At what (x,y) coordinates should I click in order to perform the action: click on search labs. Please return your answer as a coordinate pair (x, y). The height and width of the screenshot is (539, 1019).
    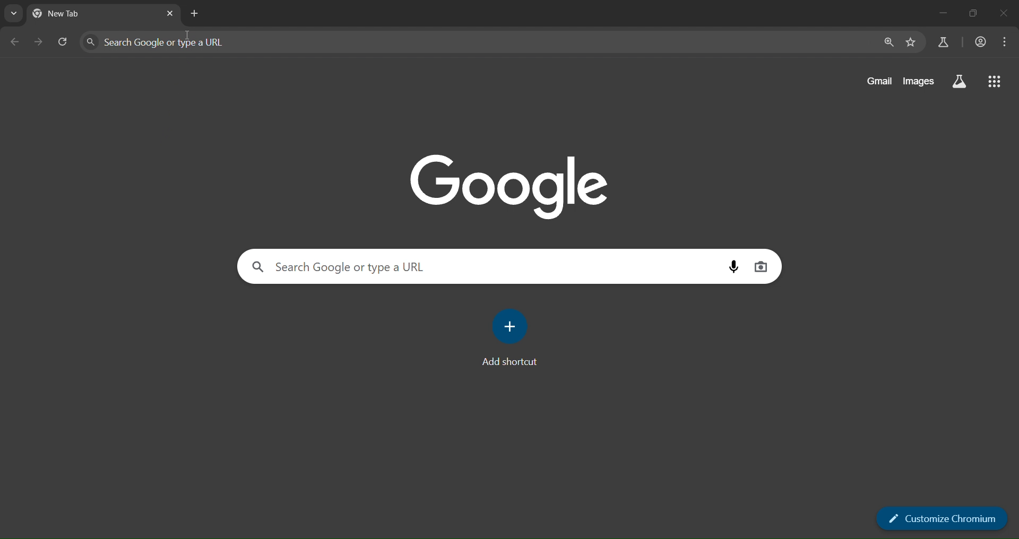
    Looking at the image, I should click on (958, 83).